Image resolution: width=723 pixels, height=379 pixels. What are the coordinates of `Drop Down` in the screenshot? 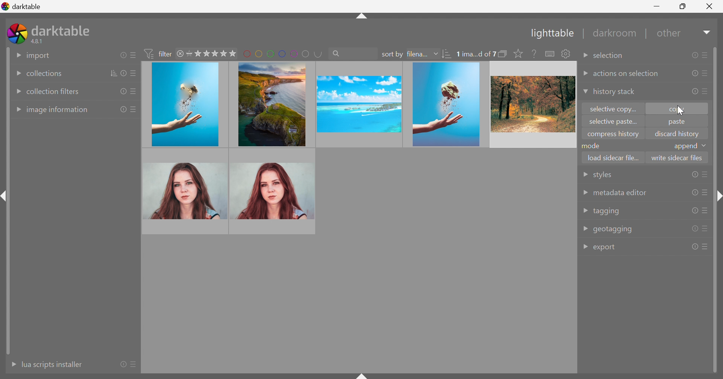 It's located at (17, 55).